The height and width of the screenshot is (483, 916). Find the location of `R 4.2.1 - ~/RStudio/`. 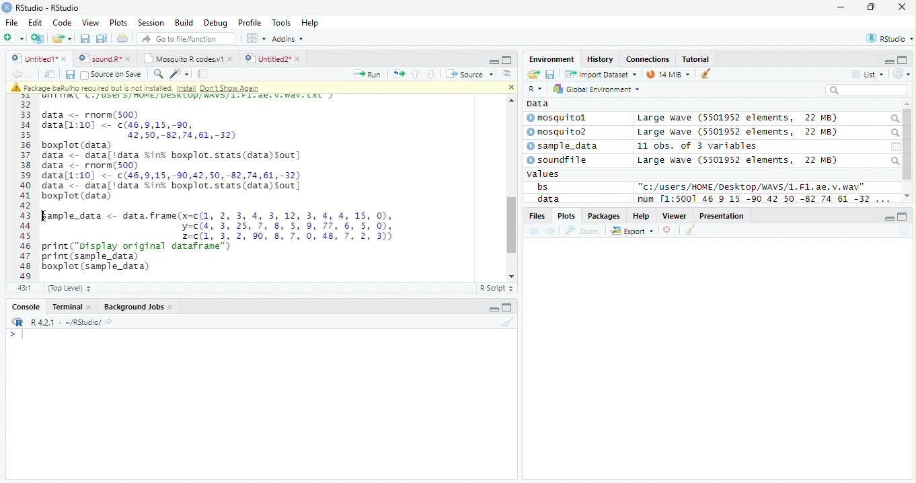

R 4.2.1 - ~/RStudio/ is located at coordinates (66, 324).